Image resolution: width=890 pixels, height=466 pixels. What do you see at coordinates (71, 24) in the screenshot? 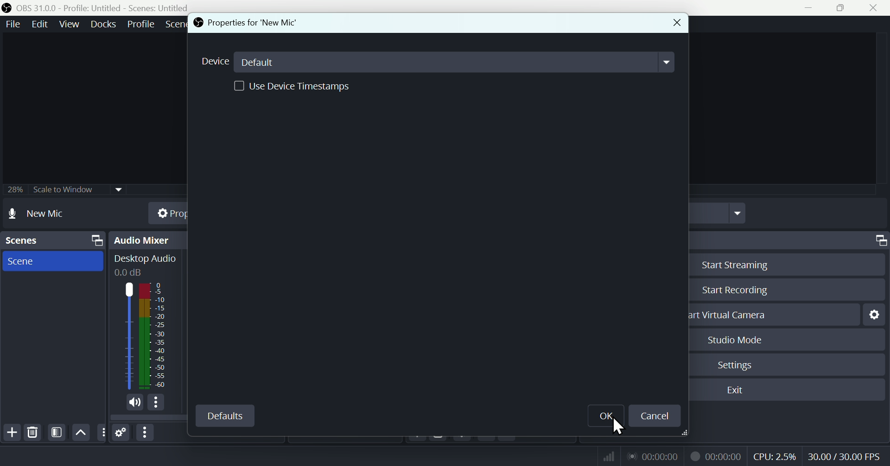
I see `View` at bounding box center [71, 24].